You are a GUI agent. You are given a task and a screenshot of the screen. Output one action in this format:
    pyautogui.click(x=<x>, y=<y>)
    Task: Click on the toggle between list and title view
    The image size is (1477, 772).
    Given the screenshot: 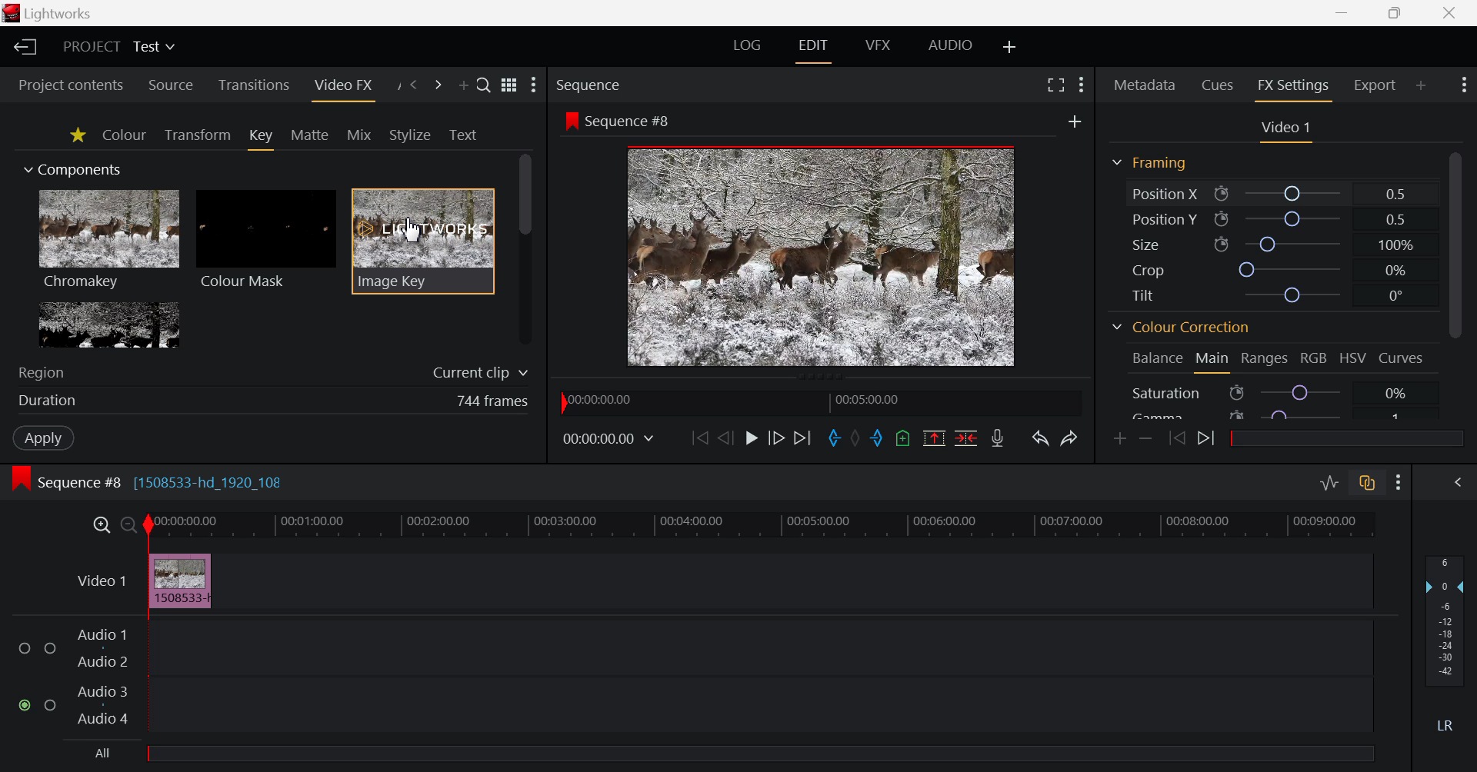 What is the action you would take?
    pyautogui.click(x=509, y=83)
    